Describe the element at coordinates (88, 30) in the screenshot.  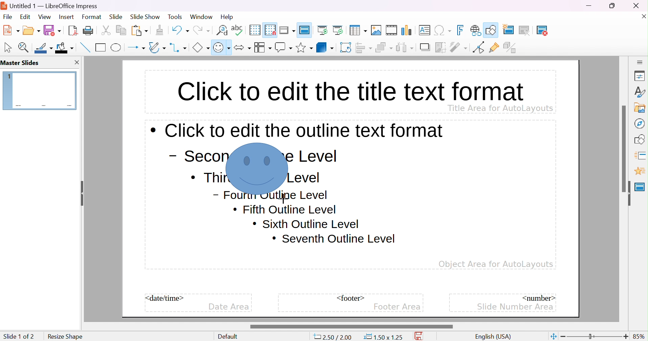
I see `print` at that location.